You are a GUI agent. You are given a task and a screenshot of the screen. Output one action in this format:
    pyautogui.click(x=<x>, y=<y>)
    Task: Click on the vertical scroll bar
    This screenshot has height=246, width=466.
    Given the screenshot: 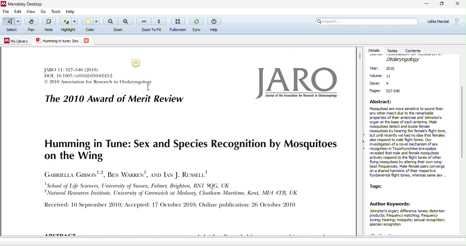 What is the action you would take?
    pyautogui.click(x=360, y=57)
    